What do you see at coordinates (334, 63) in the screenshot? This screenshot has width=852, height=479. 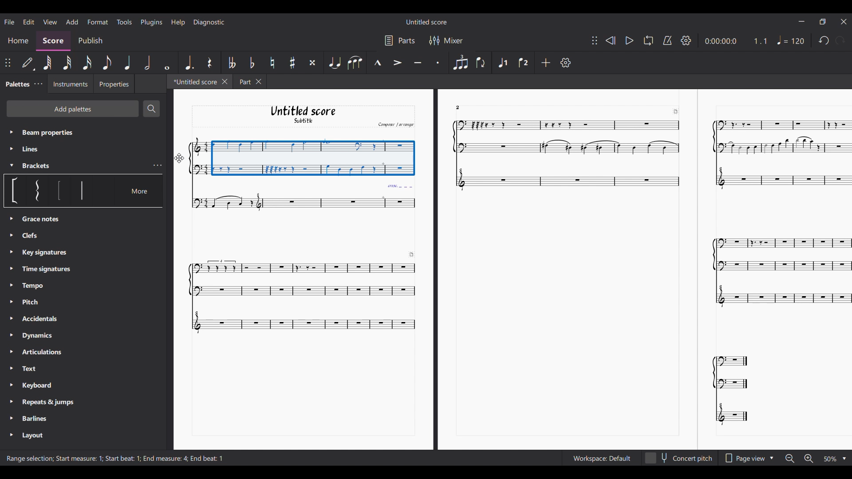 I see `Tie` at bounding box center [334, 63].